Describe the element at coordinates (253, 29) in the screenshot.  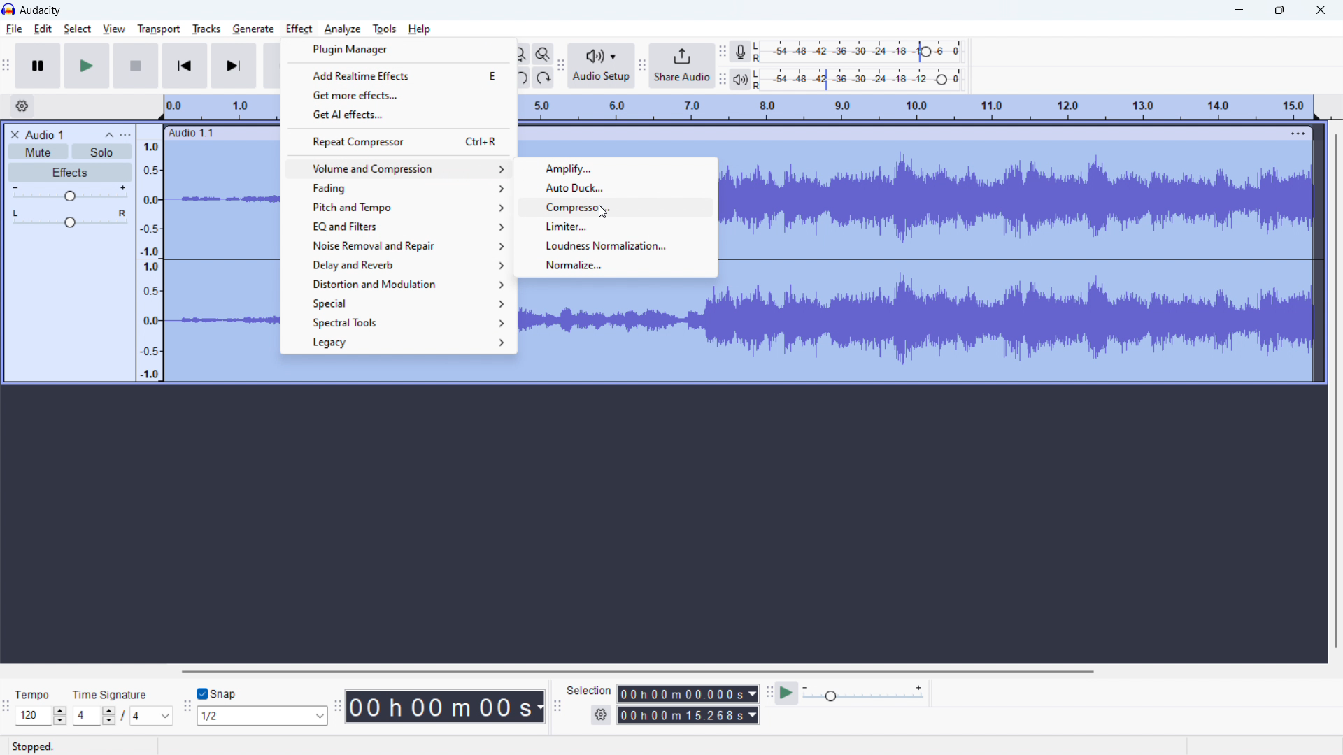
I see `generate` at that location.